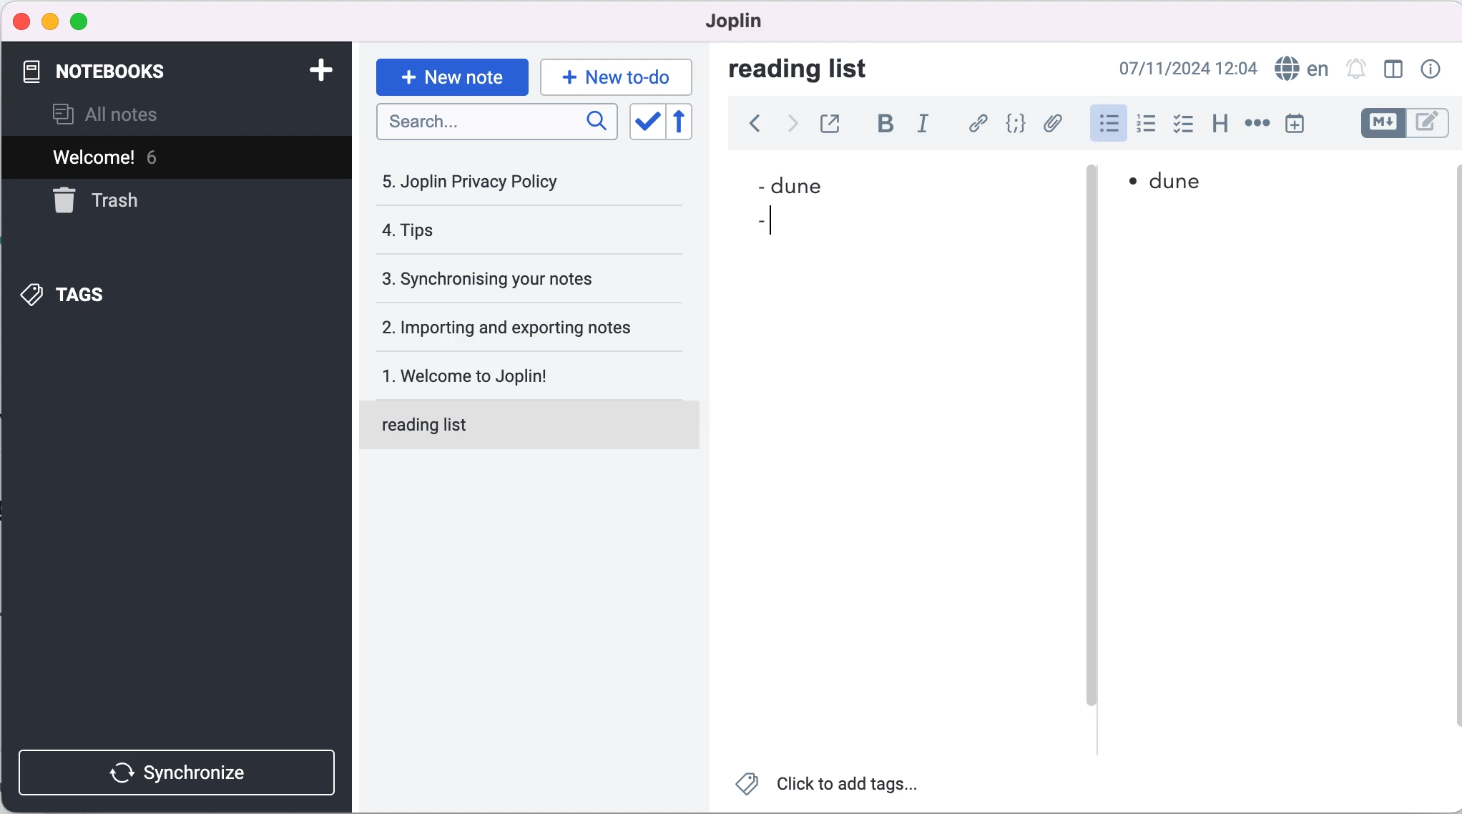  Describe the element at coordinates (526, 280) in the screenshot. I see `synchronising your notes` at that location.